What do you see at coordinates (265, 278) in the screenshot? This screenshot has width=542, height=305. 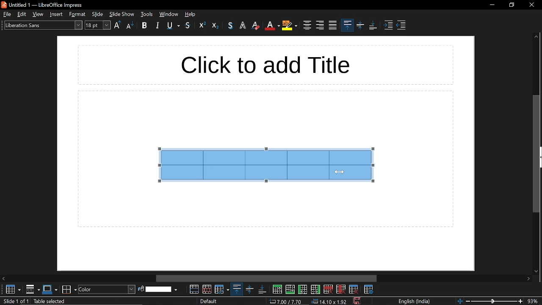 I see `horizontal scrollbar` at bounding box center [265, 278].